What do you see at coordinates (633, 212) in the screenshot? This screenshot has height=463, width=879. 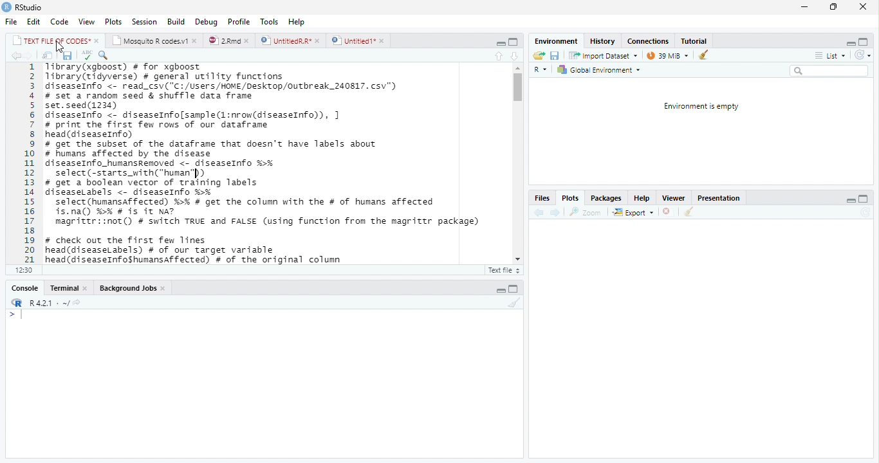 I see `Export` at bounding box center [633, 212].